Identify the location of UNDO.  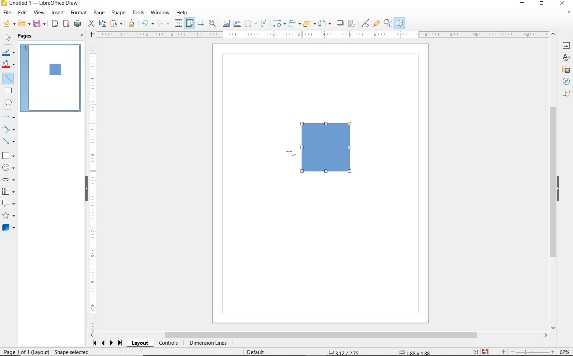
(148, 24).